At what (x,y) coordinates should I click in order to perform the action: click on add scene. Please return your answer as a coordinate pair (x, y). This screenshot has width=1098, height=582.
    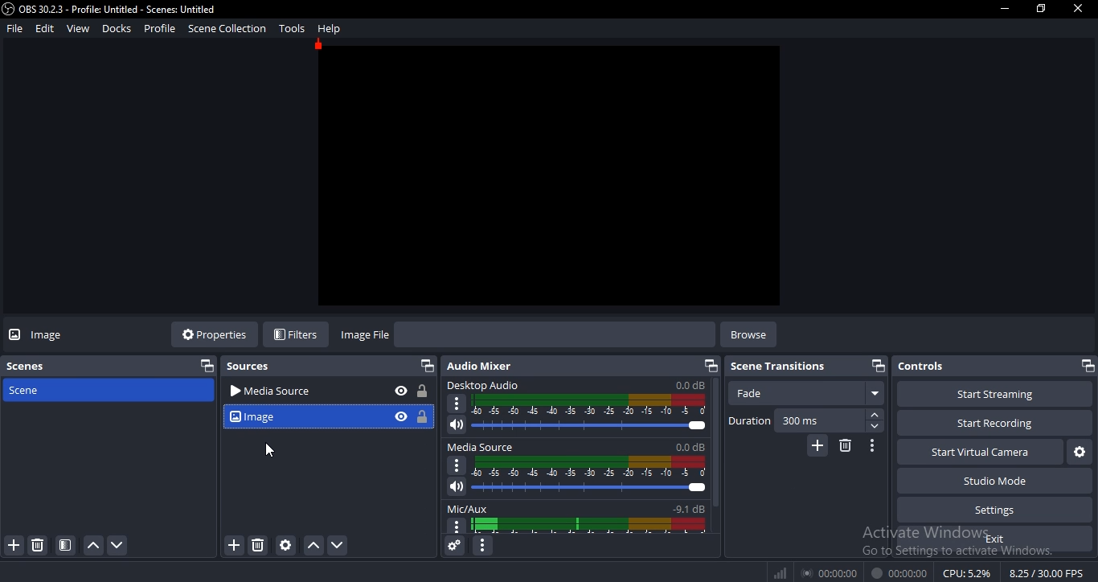
    Looking at the image, I should click on (13, 545).